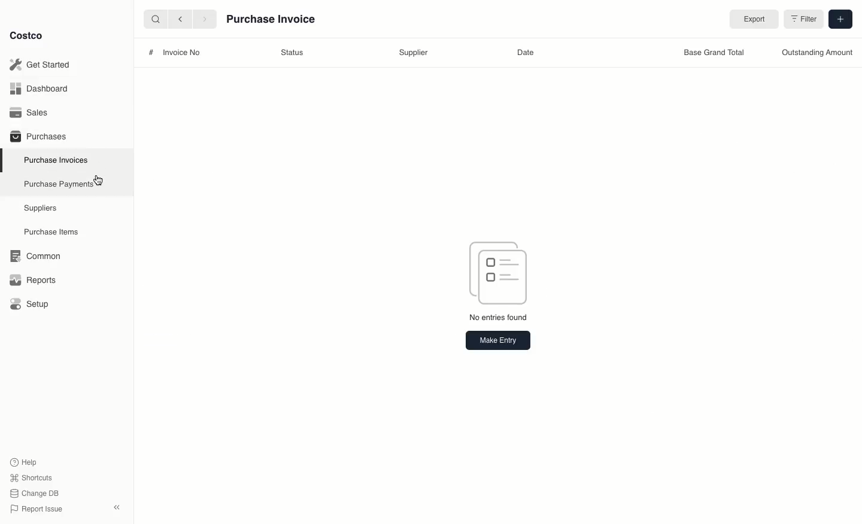 This screenshot has width=862, height=524. What do you see at coordinates (272, 21) in the screenshot?
I see `Purchase Invoice` at bounding box center [272, 21].